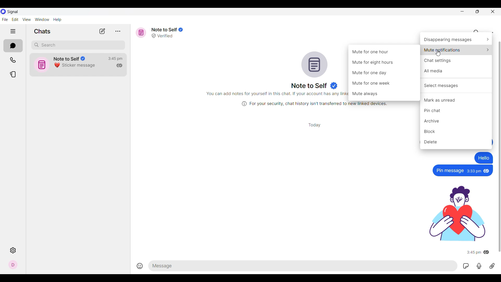 This screenshot has height=282, width=501. Describe the element at coordinates (13, 31) in the screenshot. I see `Show/Hide left side pane` at that location.